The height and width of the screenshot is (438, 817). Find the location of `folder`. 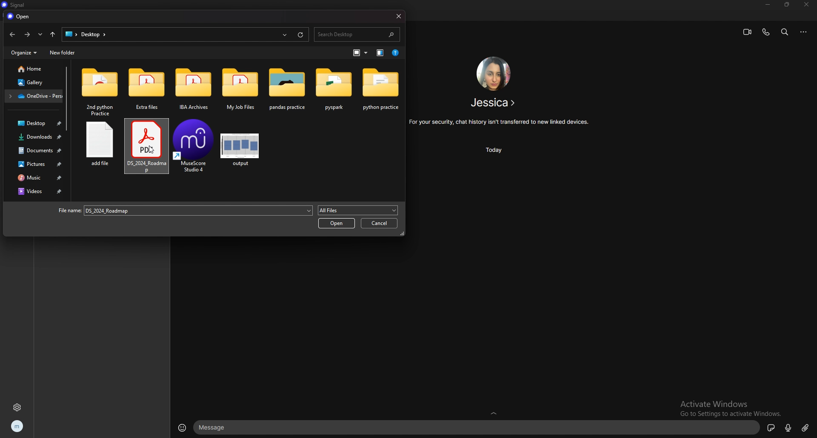

folder is located at coordinates (286, 91).